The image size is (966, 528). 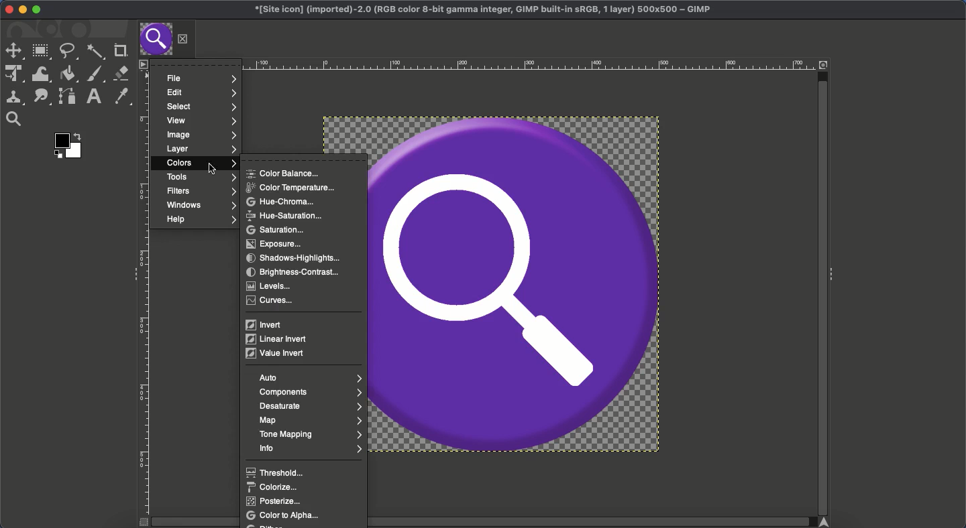 I want to click on Info, so click(x=307, y=449).